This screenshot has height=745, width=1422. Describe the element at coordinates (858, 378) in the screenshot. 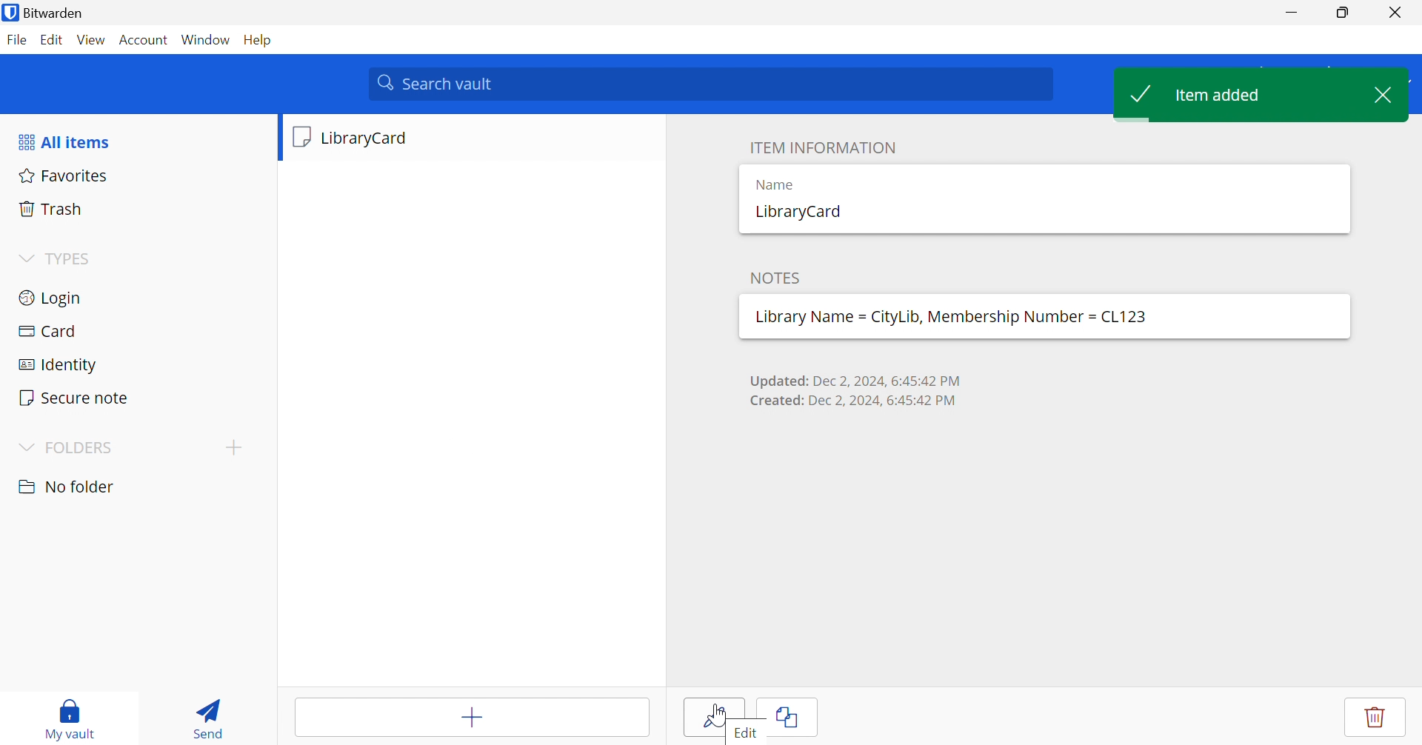

I see `Updated: Dec 2, 2024, 6:45:42 PM` at that location.